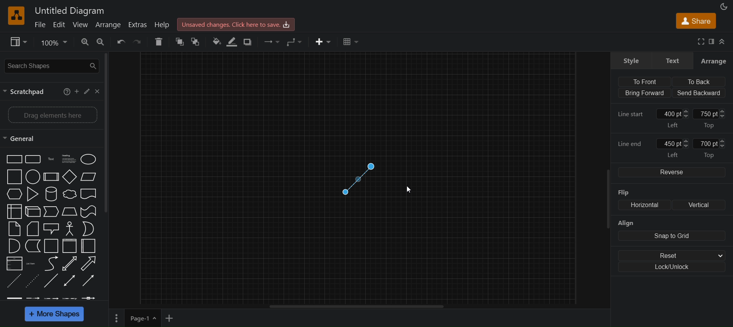 The height and width of the screenshot is (327, 733). Describe the element at coordinates (13, 159) in the screenshot. I see `Rectangle` at that location.